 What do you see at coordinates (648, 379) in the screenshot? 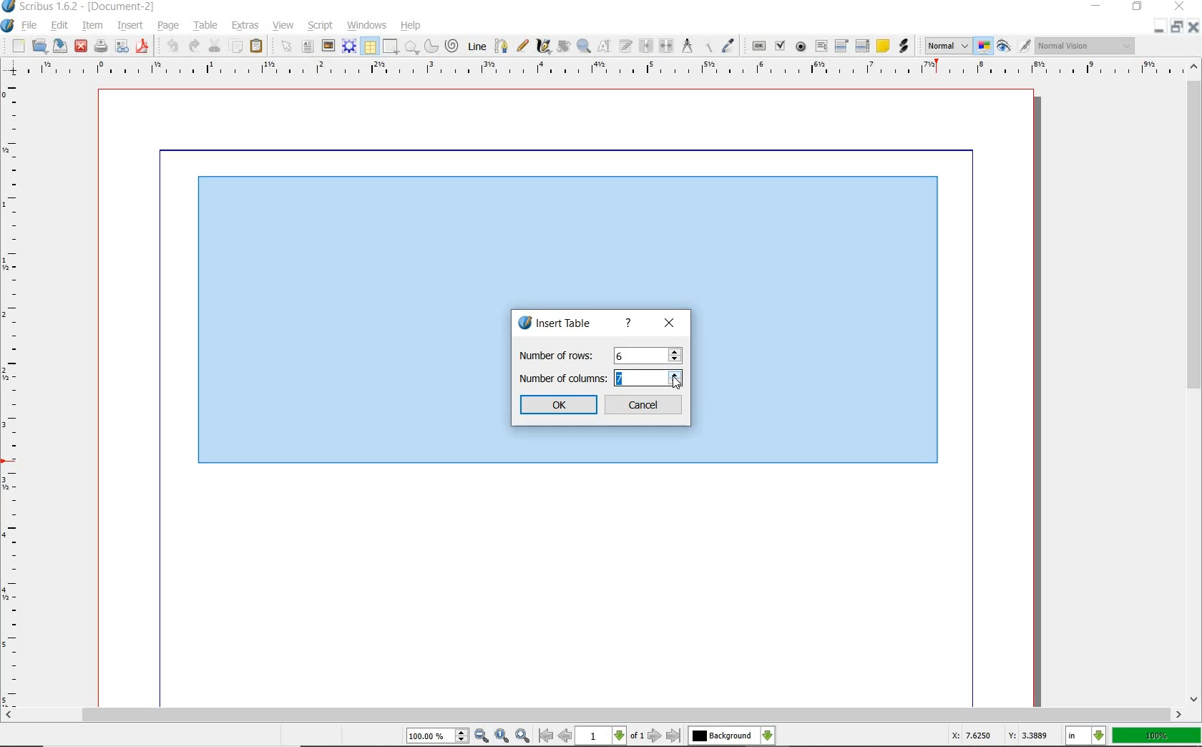
I see `column value` at bounding box center [648, 379].